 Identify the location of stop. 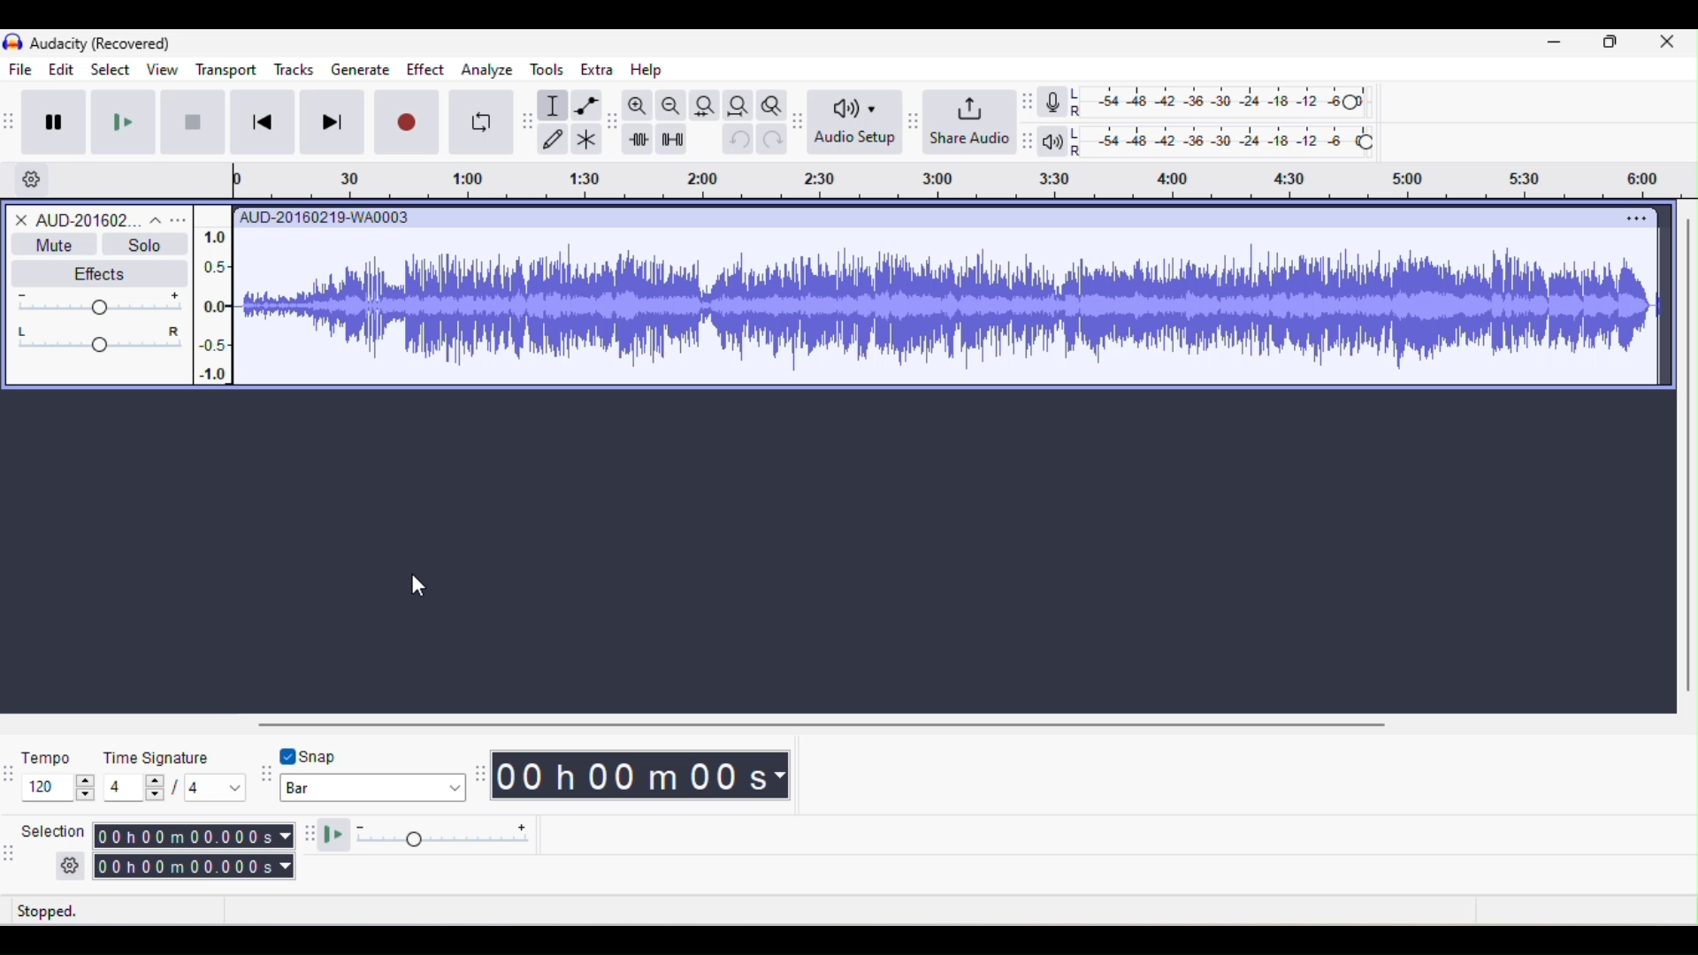
(193, 125).